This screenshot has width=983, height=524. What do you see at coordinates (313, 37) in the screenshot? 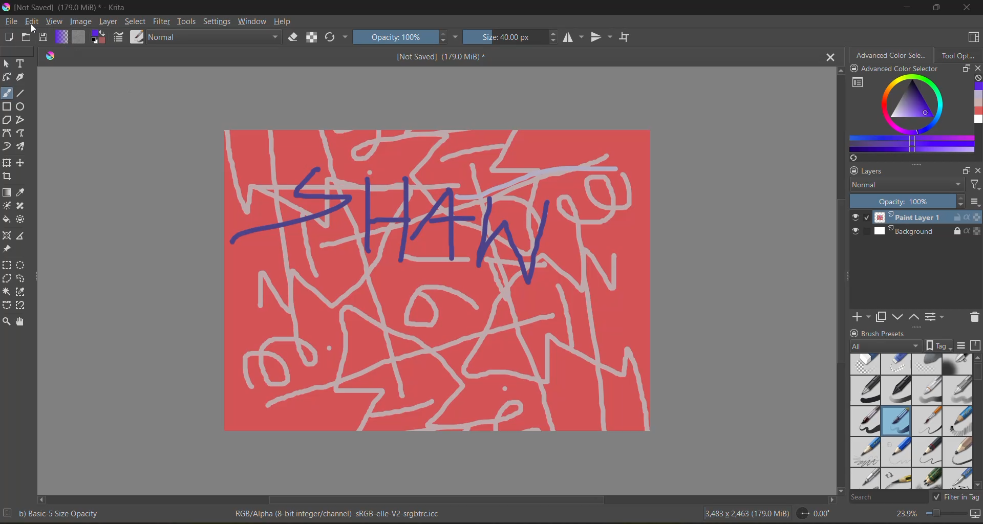
I see `preserve alpha` at bounding box center [313, 37].